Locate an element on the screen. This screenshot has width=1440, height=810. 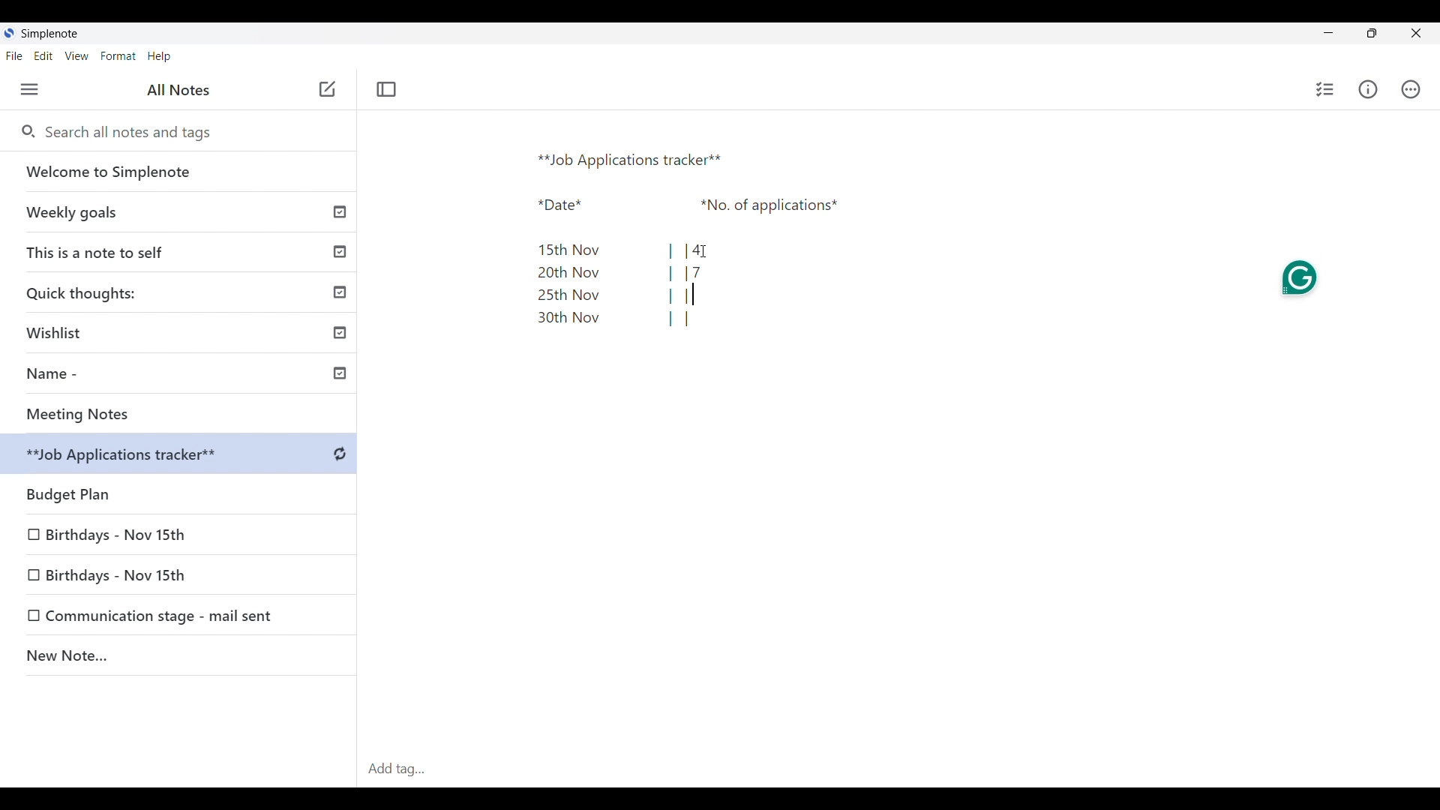
Info is located at coordinates (1369, 89).